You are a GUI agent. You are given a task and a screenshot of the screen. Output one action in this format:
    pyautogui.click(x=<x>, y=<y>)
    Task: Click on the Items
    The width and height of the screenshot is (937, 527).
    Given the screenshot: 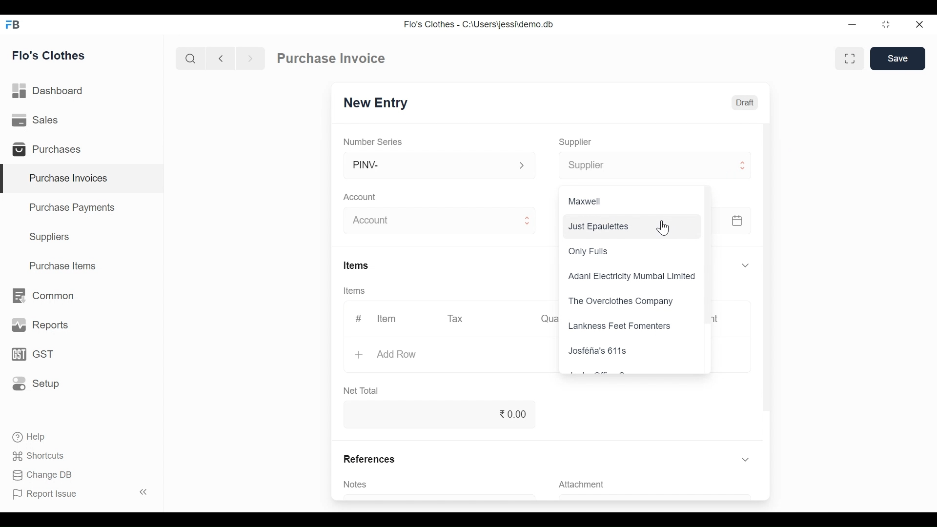 What is the action you would take?
    pyautogui.click(x=353, y=291)
    